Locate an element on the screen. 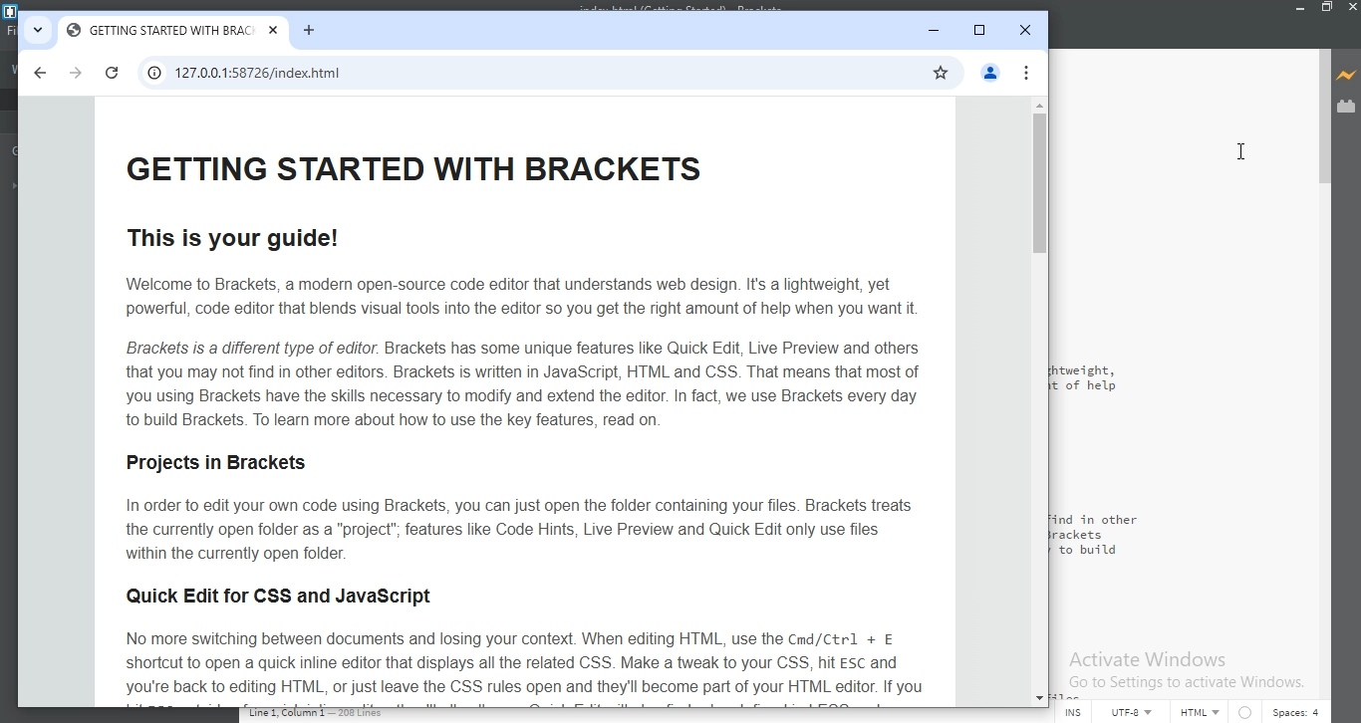 This screenshot has height=723, width=1361. scroll bar is located at coordinates (1037, 400).